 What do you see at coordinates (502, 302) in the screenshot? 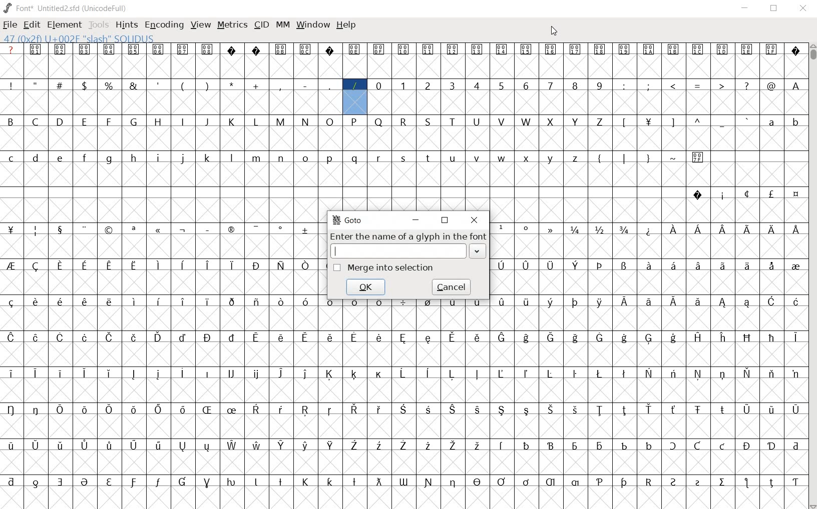
I see `glyph` at bounding box center [502, 302].